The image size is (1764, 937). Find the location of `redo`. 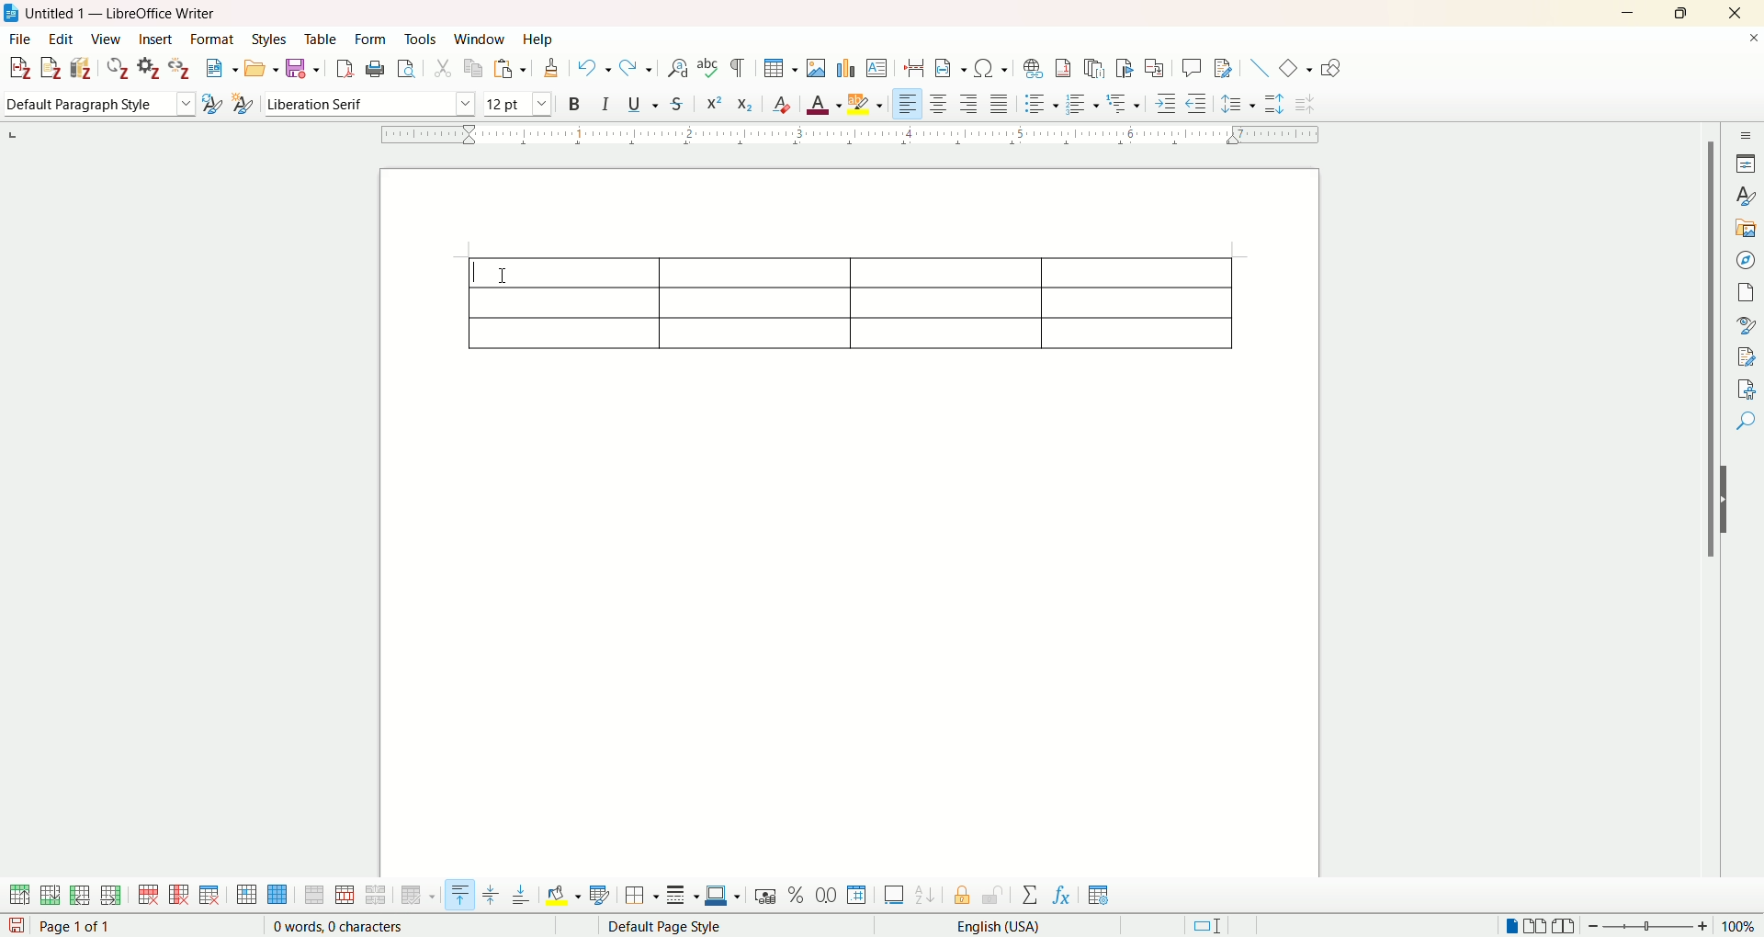

redo is located at coordinates (635, 68).